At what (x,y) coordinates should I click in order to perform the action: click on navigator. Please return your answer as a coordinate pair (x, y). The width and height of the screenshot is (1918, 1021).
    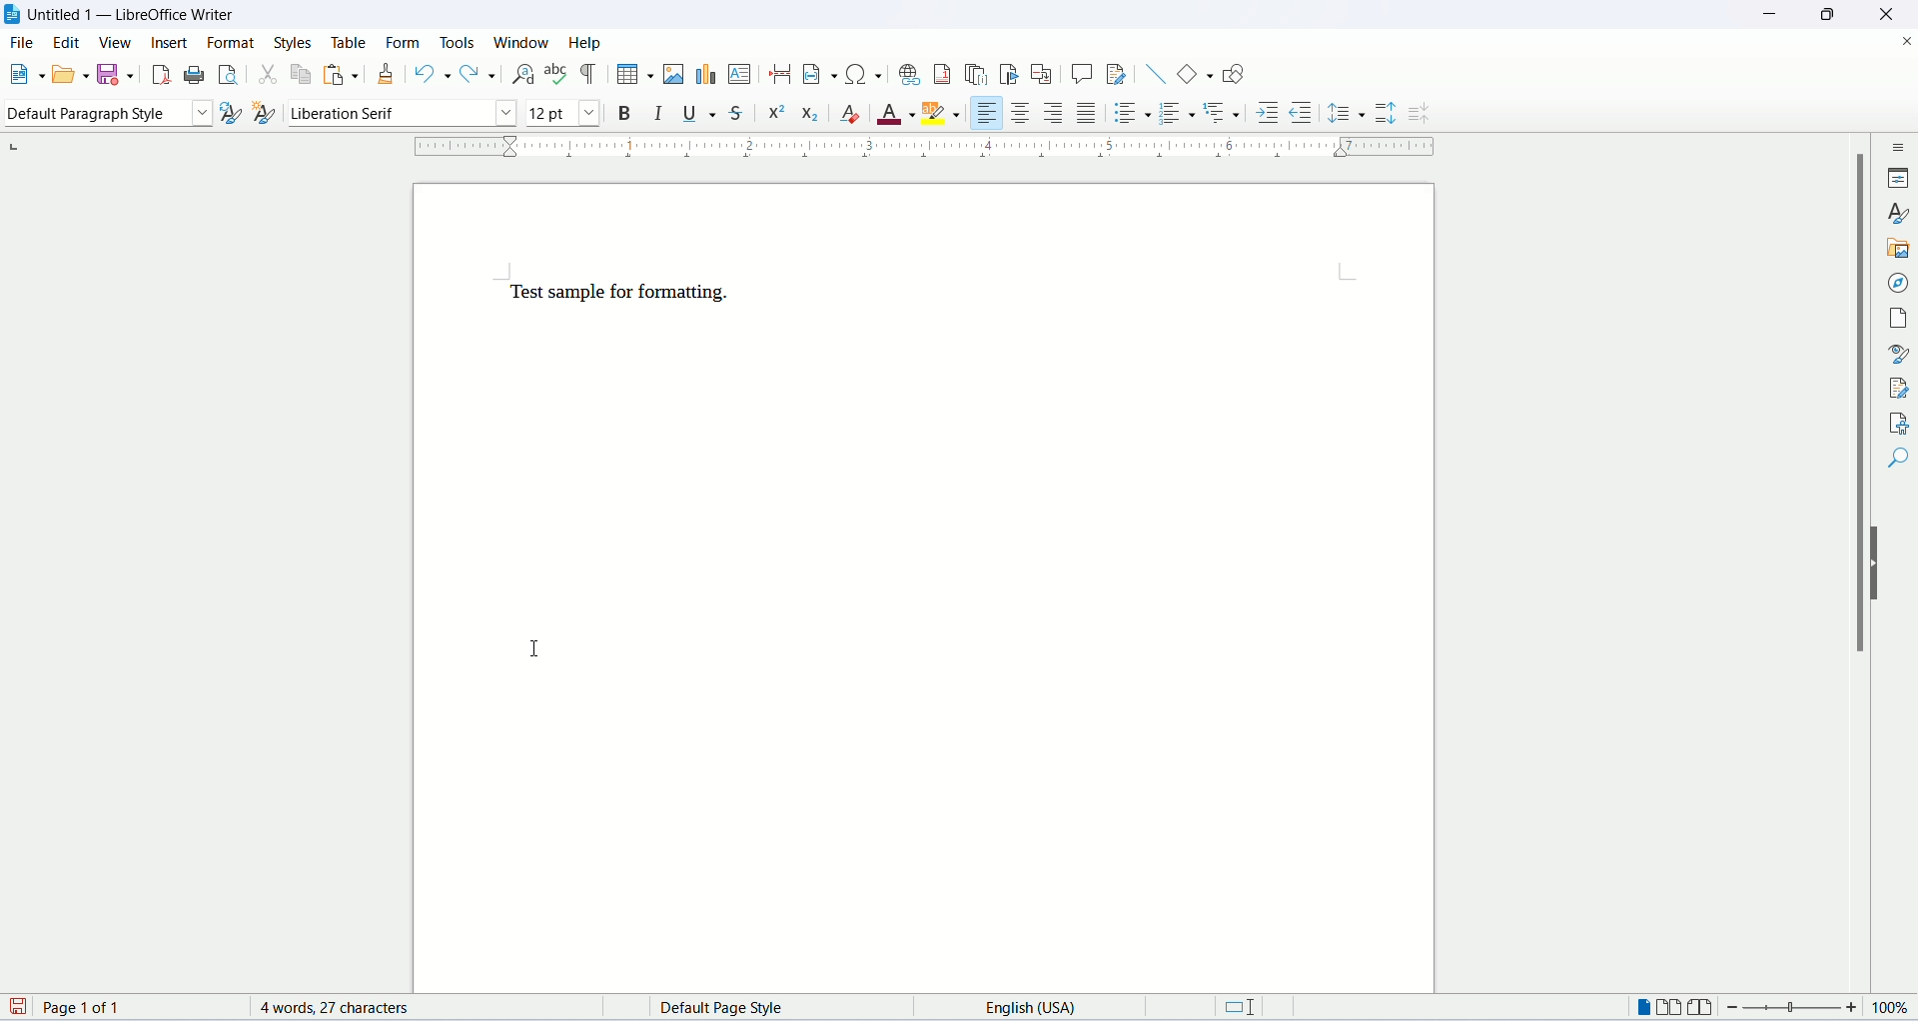
    Looking at the image, I should click on (1896, 285).